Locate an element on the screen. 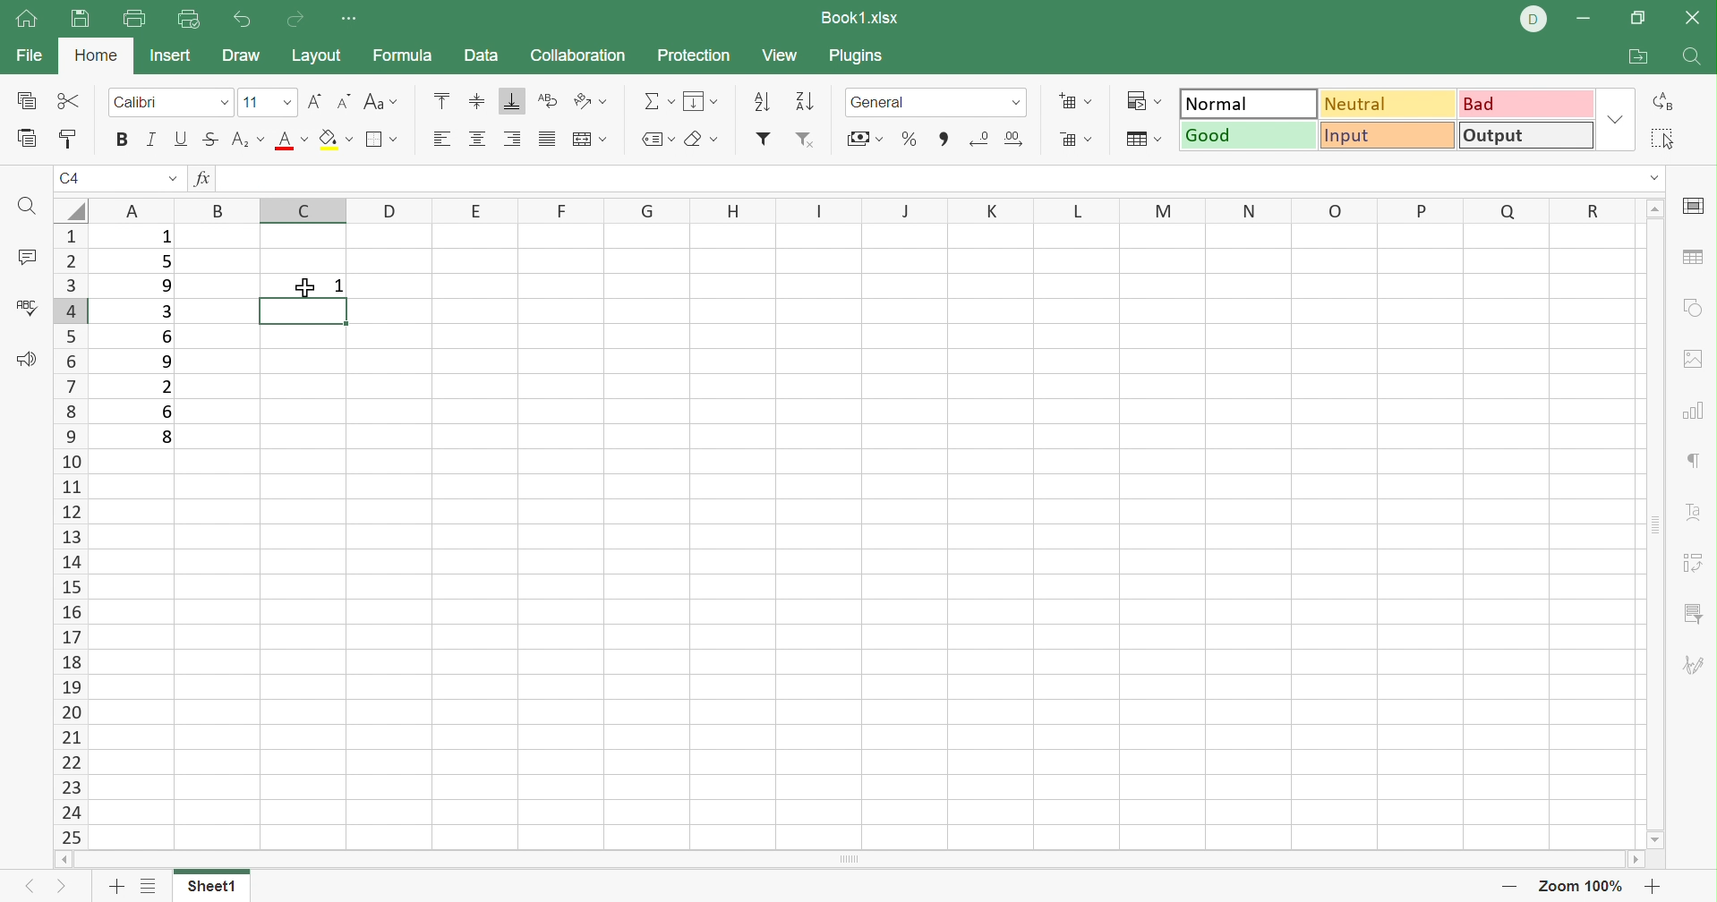 This screenshot has height=902, width=1717. Drop Down is located at coordinates (223, 103).